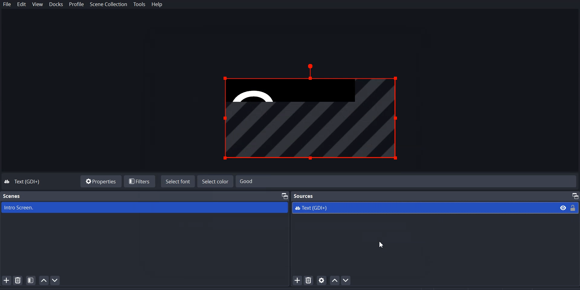 This screenshot has height=290, width=580. What do you see at coordinates (563, 207) in the screenshot?
I see `Eye` at bounding box center [563, 207].